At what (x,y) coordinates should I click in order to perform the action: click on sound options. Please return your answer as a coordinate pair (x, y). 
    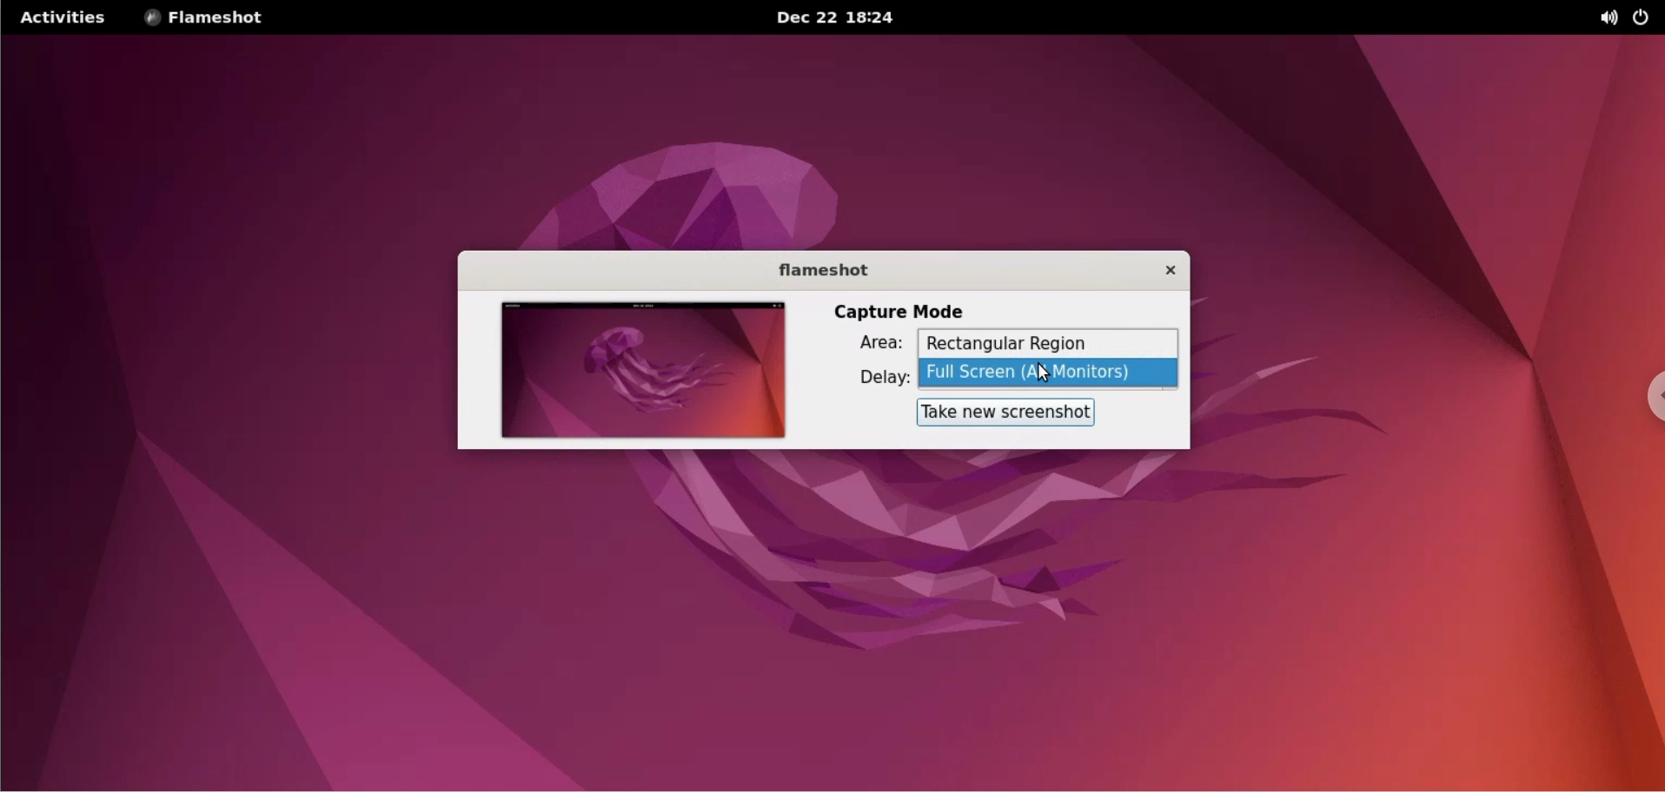
    Looking at the image, I should click on (1605, 18).